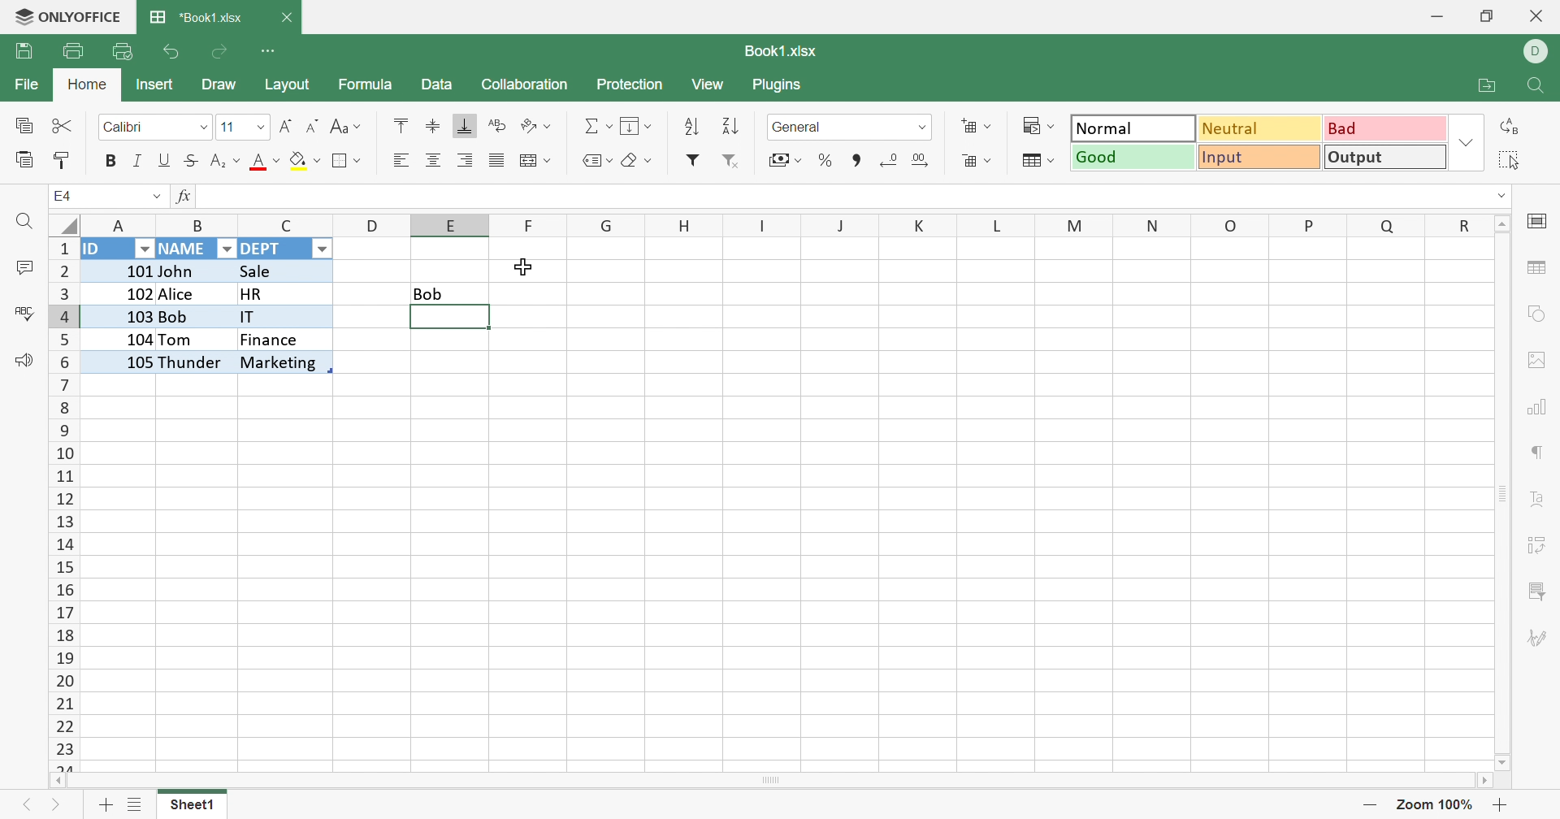  Describe the element at coordinates (401, 162) in the screenshot. I see `Align Left` at that location.